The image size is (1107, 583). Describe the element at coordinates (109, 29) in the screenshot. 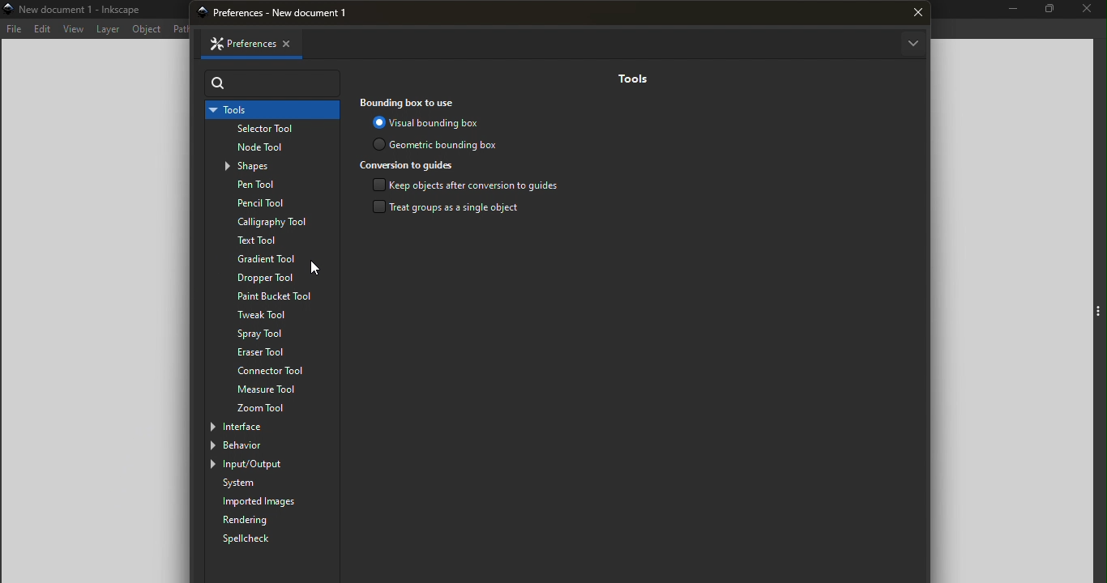

I see `Layer` at that location.